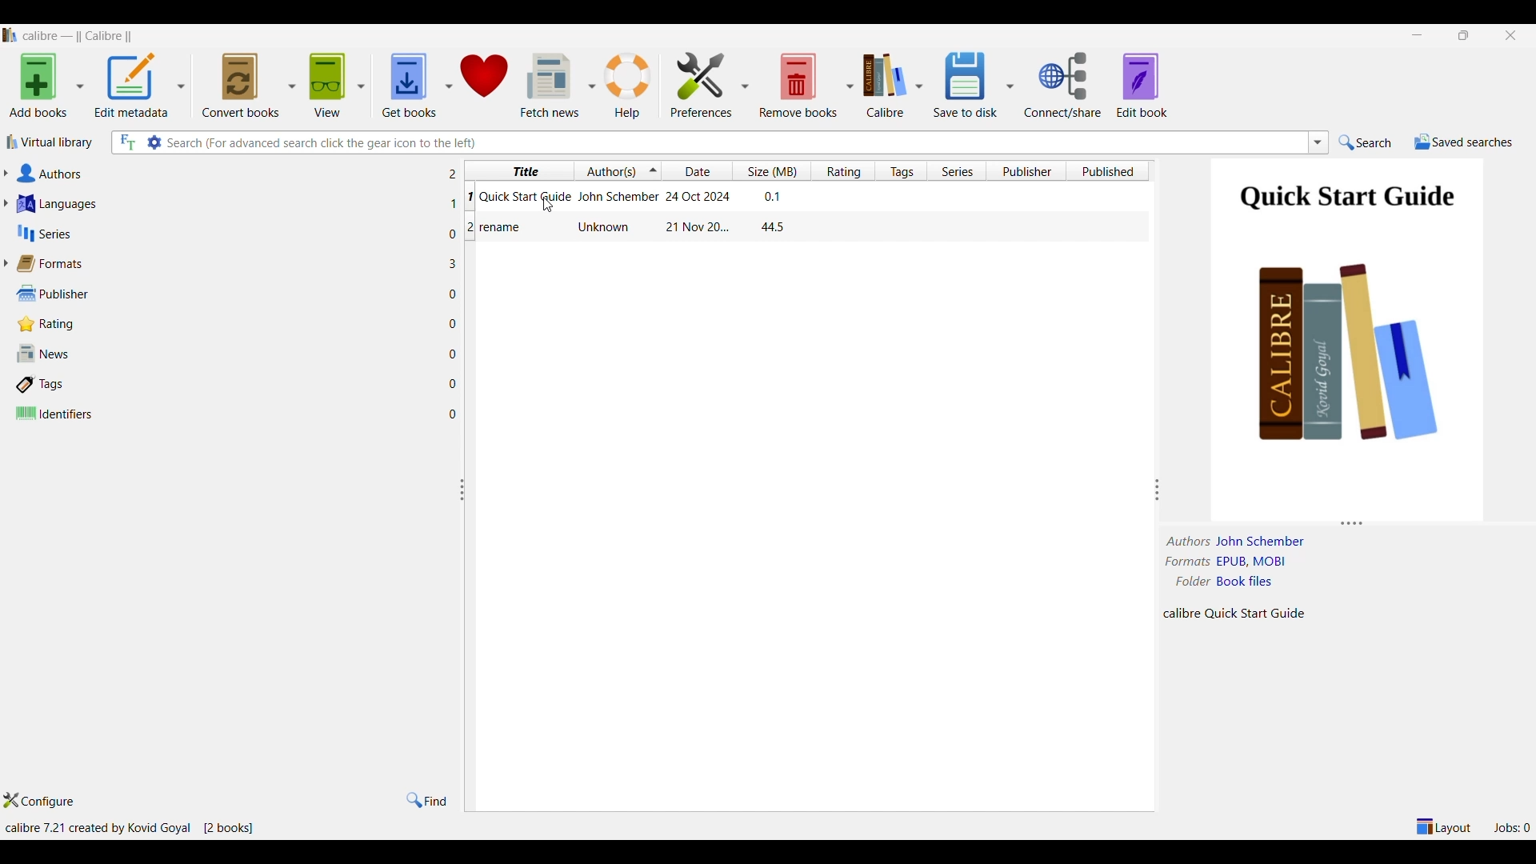  Describe the element at coordinates (153, 142) in the screenshot. I see `Advanced search` at that location.